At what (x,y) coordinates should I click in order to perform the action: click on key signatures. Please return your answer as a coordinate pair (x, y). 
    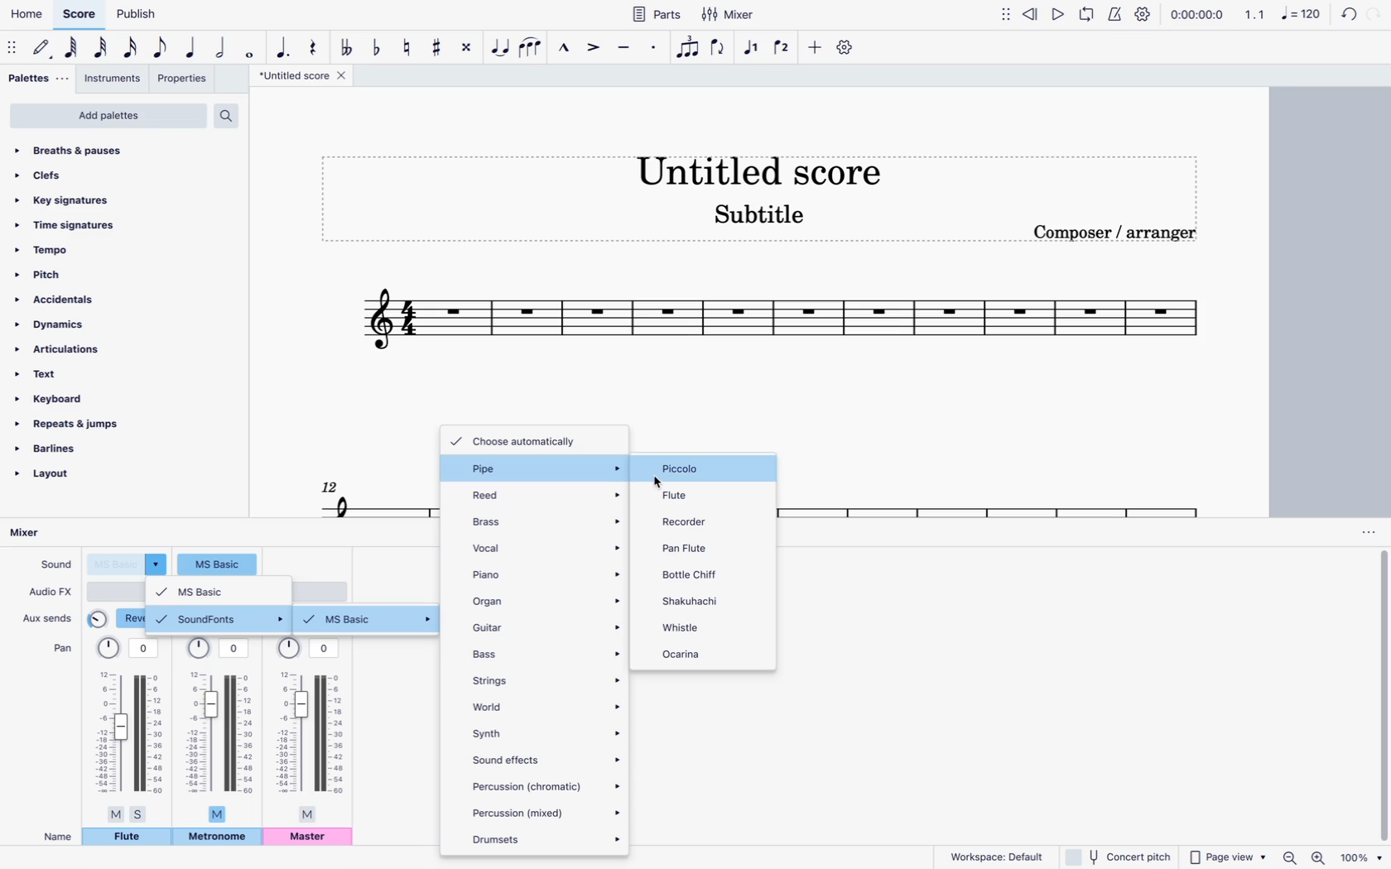
    Looking at the image, I should click on (65, 199).